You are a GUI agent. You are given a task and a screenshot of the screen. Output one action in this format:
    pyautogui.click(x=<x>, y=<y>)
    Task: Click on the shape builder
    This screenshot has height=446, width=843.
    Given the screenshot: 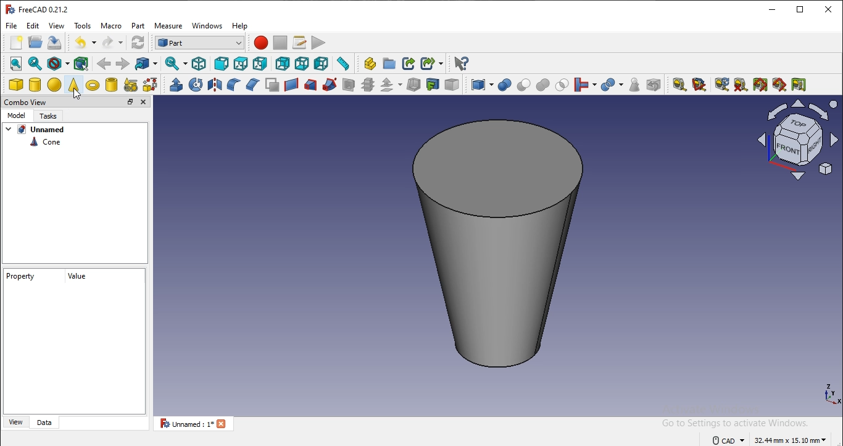 What is the action you would take?
    pyautogui.click(x=131, y=85)
    